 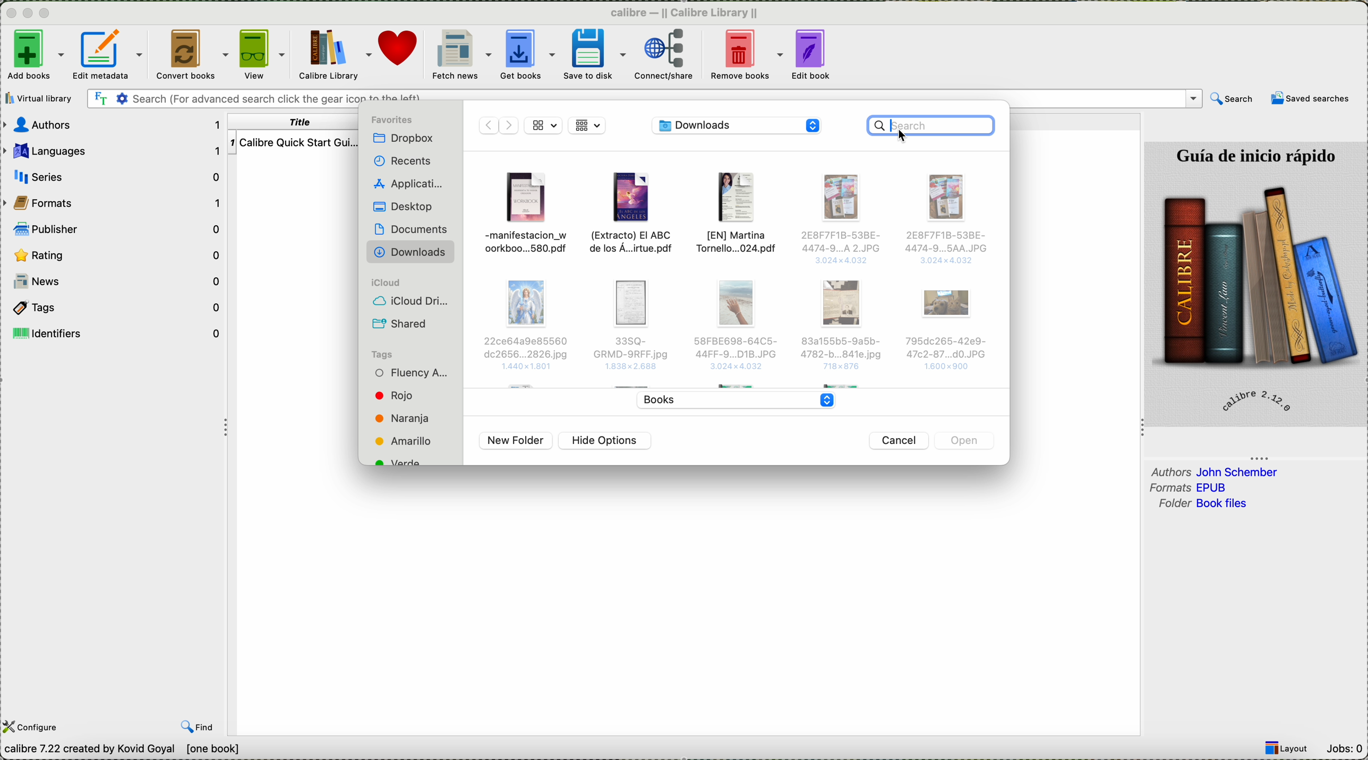 What do you see at coordinates (746, 55) in the screenshot?
I see `remove books` at bounding box center [746, 55].